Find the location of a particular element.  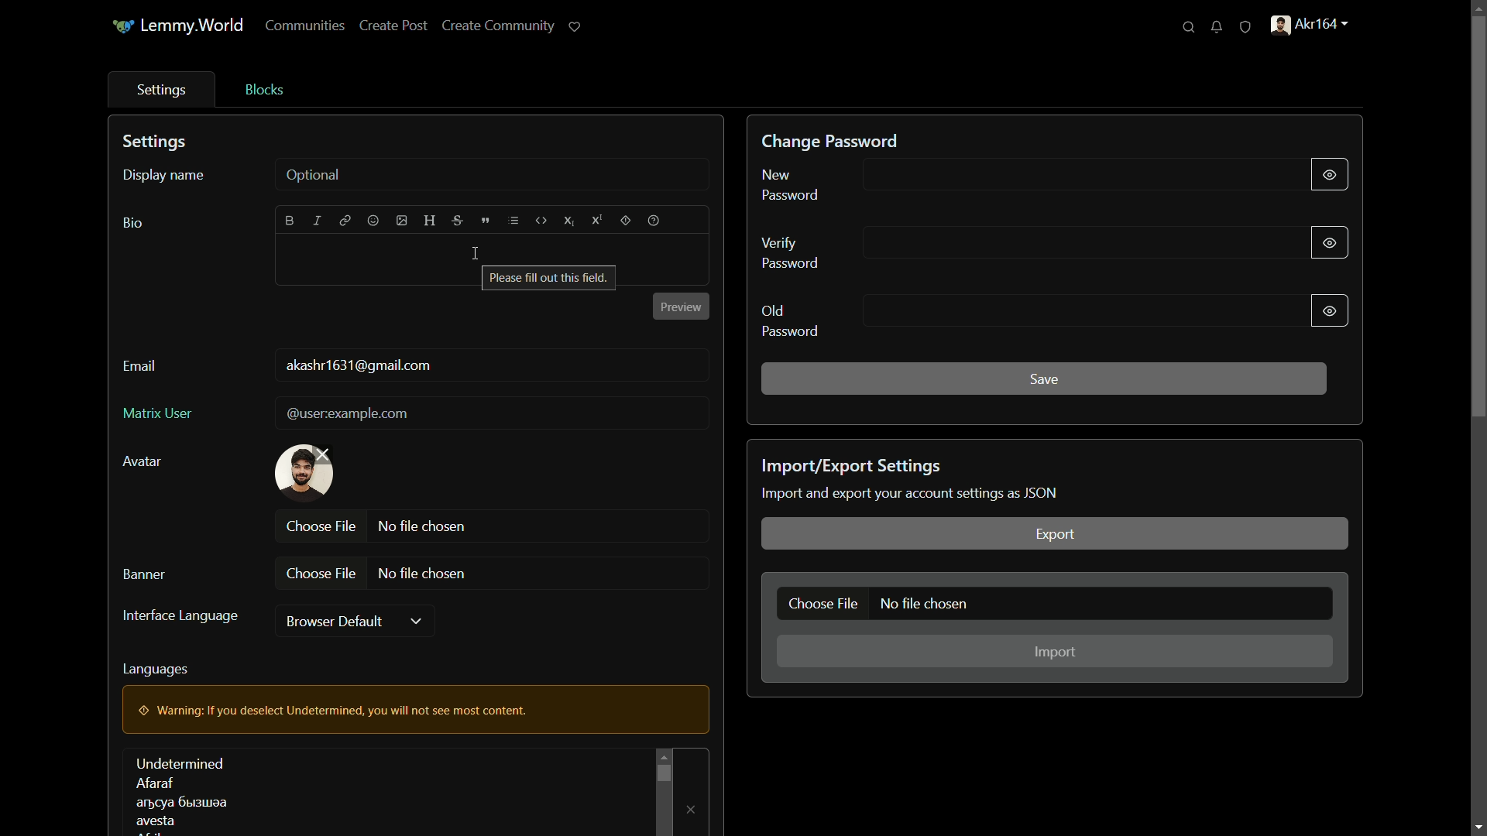

matrix user is located at coordinates (159, 414).